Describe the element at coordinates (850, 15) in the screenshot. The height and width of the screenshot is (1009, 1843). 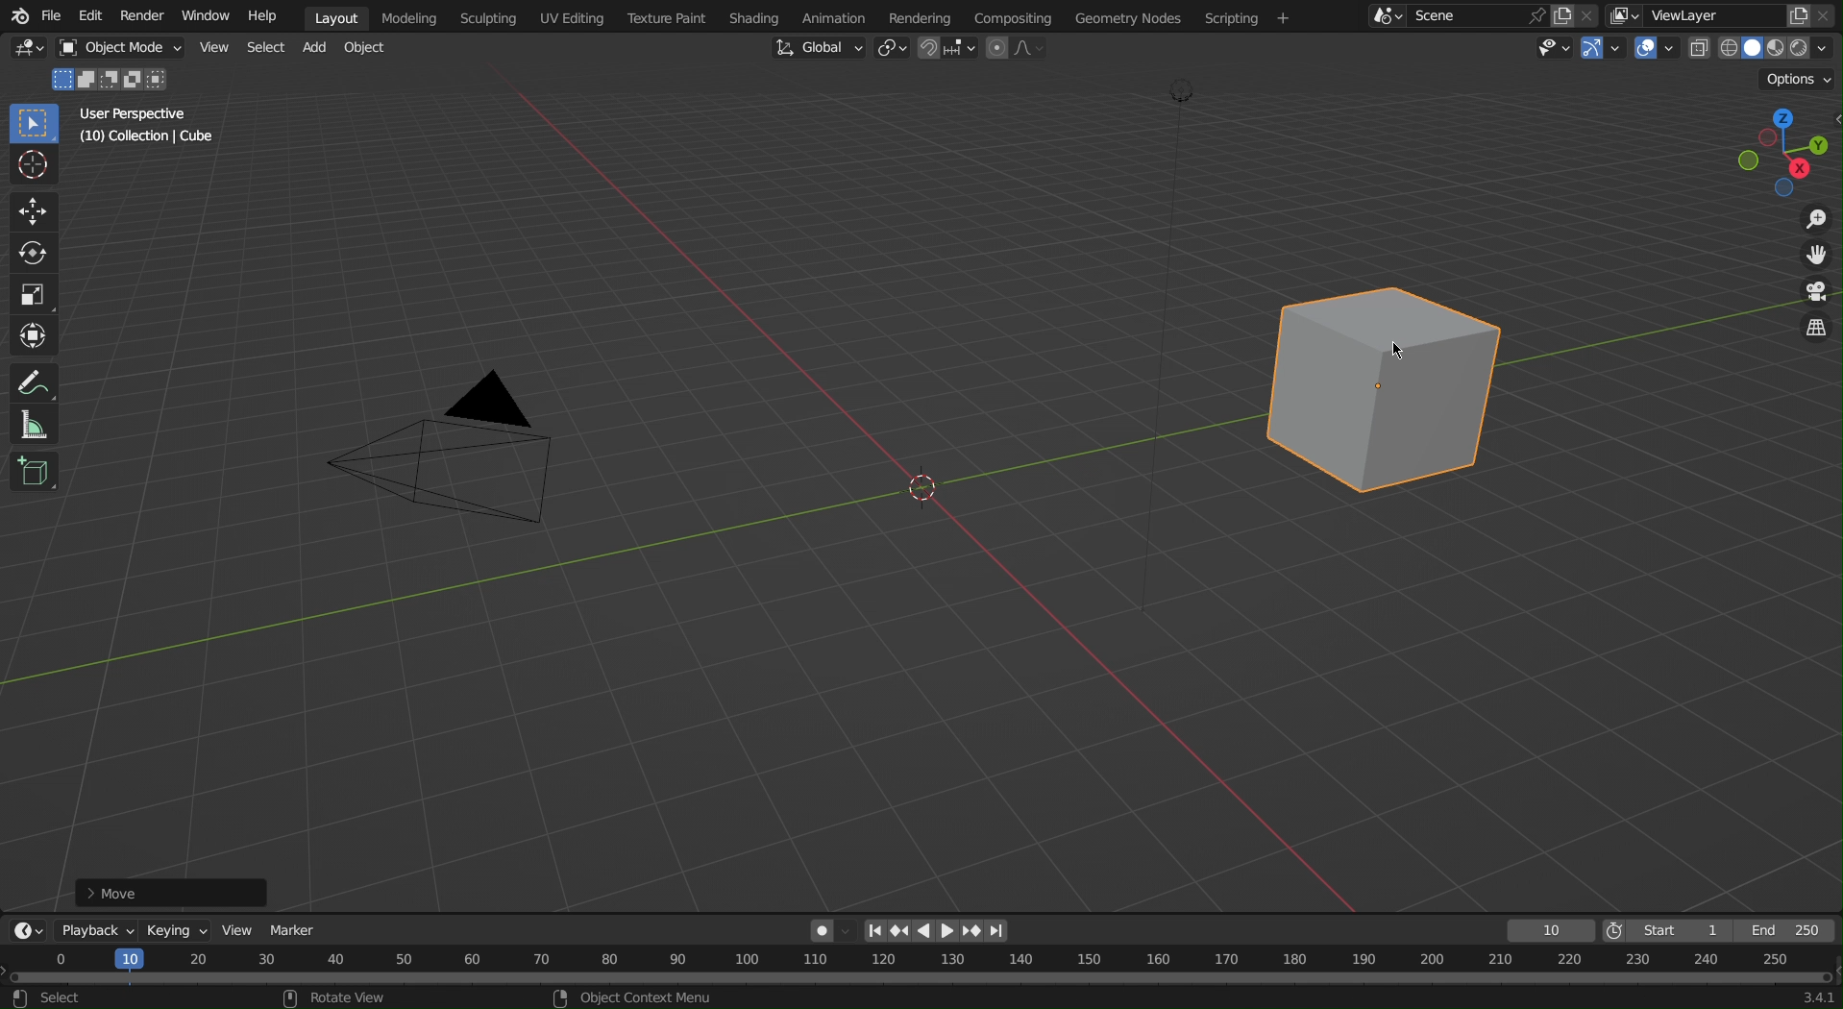
I see `Animation` at that location.